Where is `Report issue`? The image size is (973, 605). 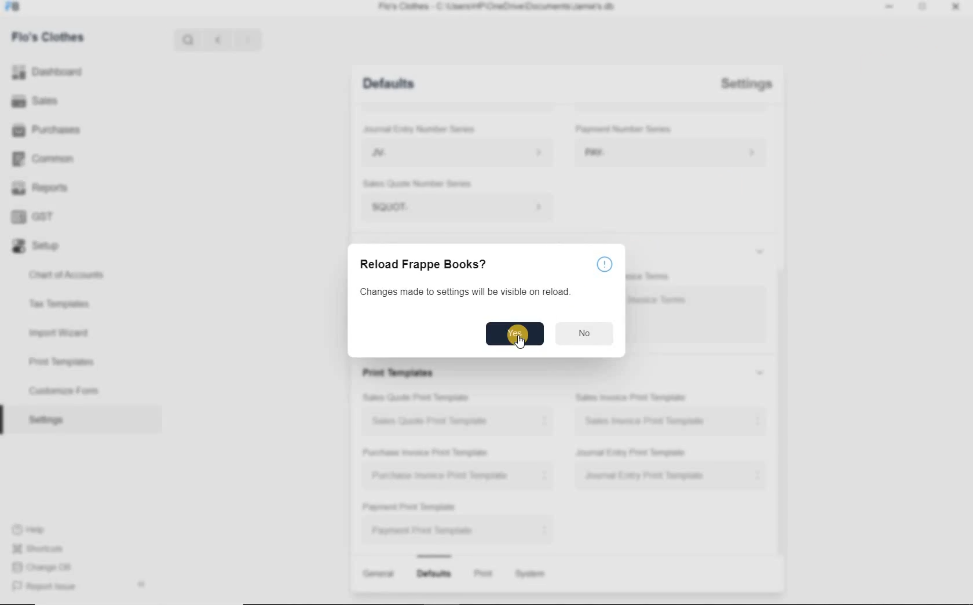
Report issue is located at coordinates (45, 587).